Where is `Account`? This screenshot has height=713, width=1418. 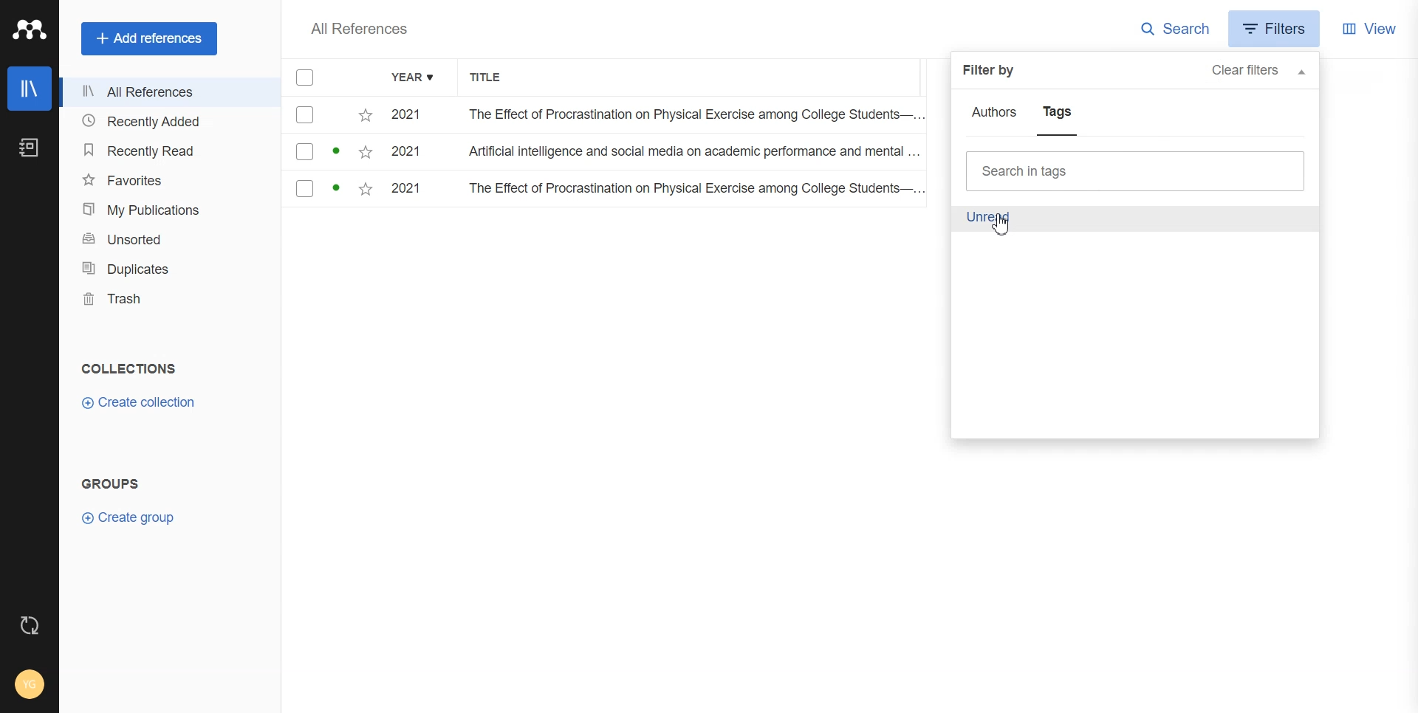
Account is located at coordinates (29, 684).